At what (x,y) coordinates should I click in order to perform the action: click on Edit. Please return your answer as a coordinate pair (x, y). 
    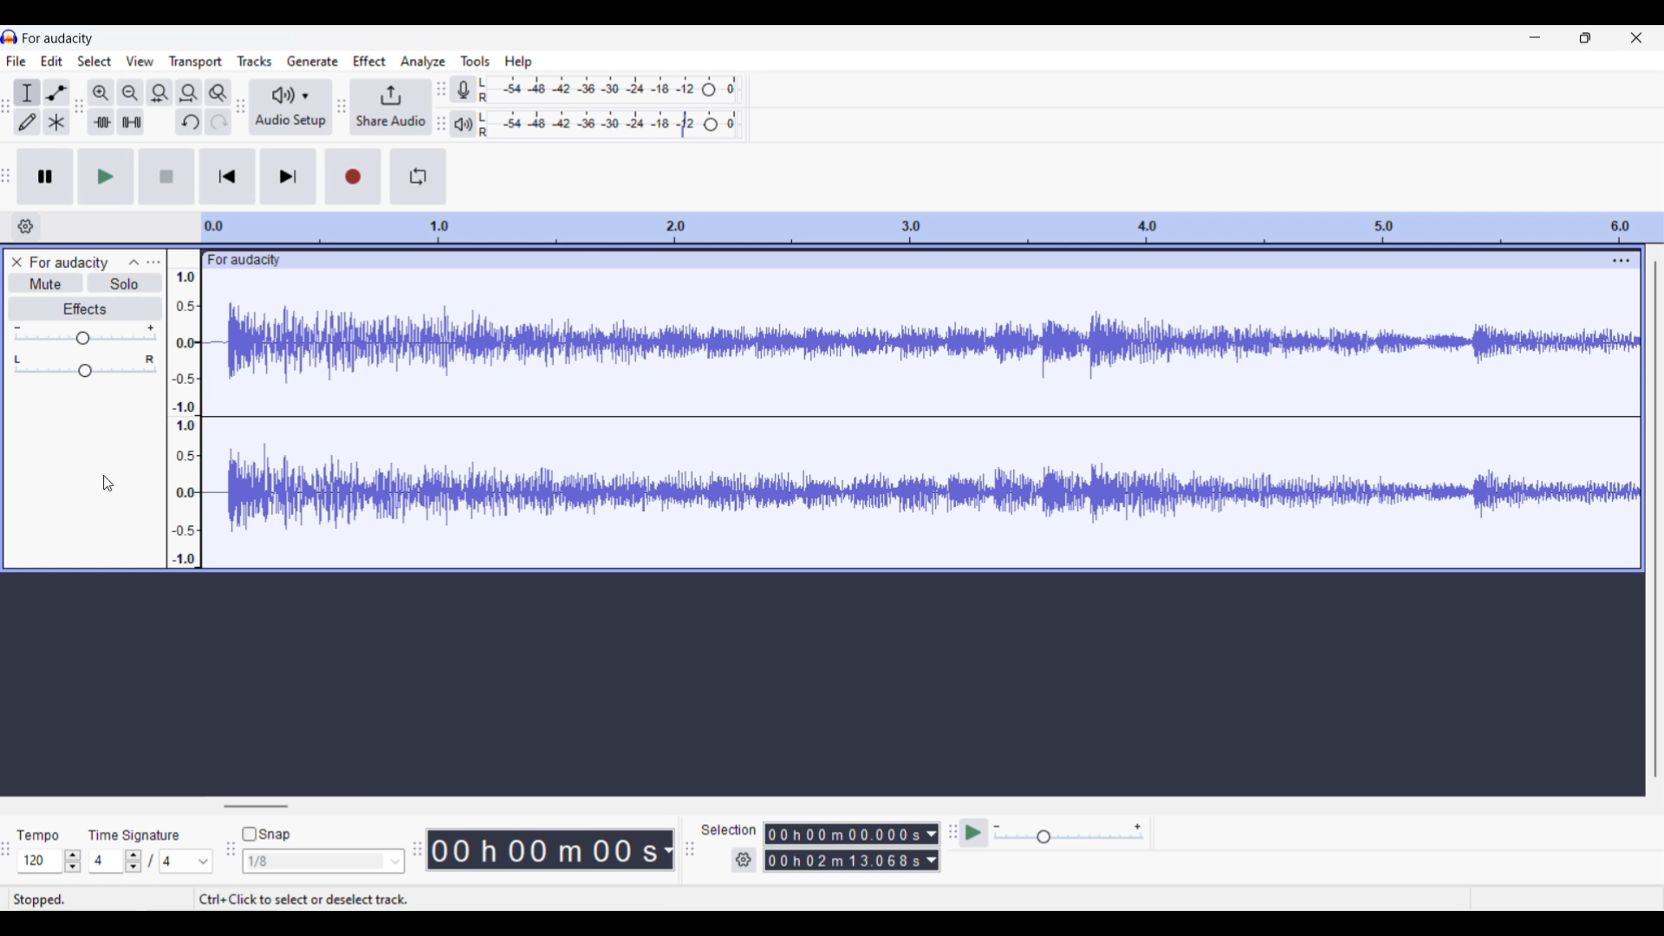
    Looking at the image, I should click on (51, 61).